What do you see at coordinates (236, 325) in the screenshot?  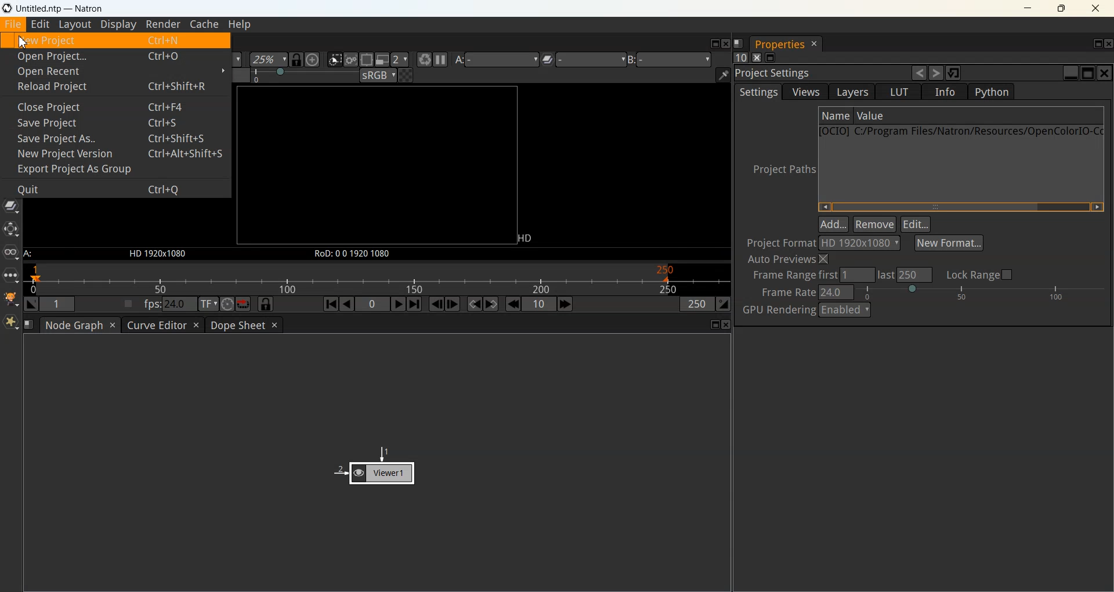 I see `Dope Sheet` at bounding box center [236, 325].